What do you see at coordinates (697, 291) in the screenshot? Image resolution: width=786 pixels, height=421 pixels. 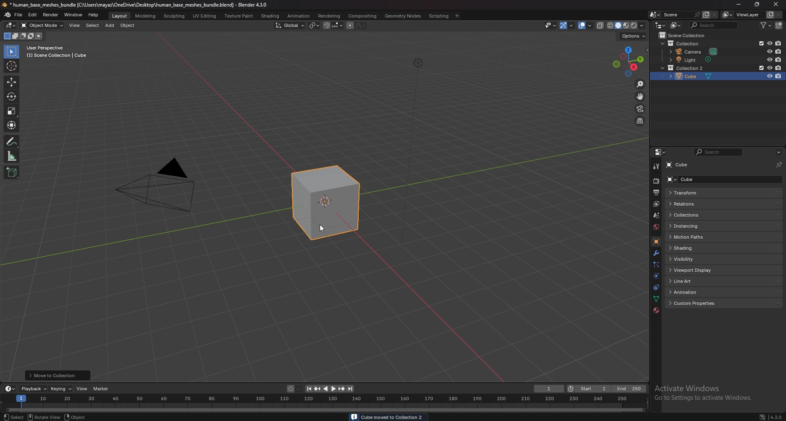 I see `animation` at bounding box center [697, 291].